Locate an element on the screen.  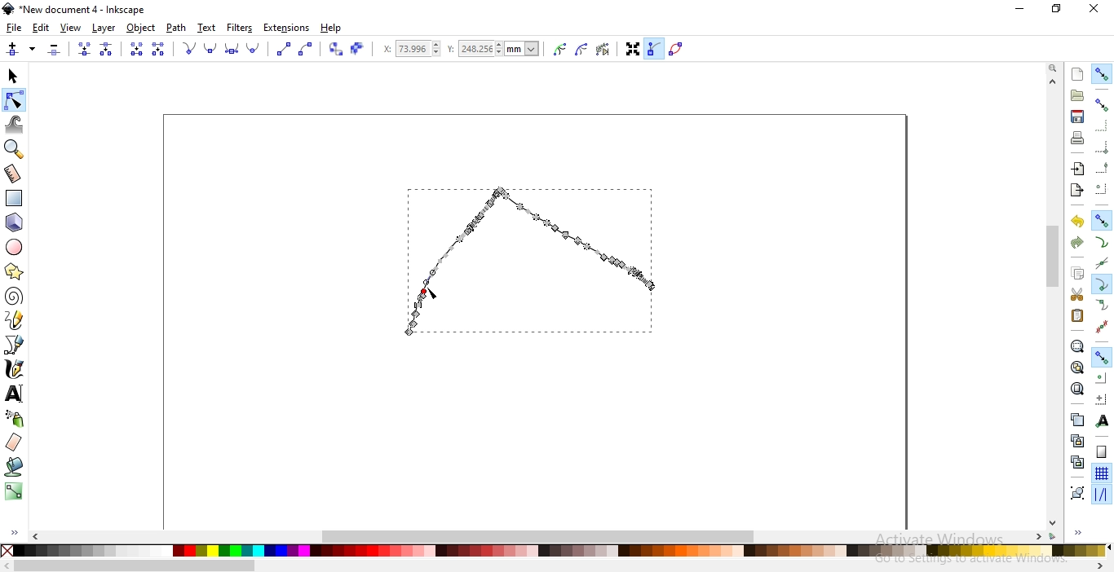
show masks of selected objects is located at coordinates (583, 50).